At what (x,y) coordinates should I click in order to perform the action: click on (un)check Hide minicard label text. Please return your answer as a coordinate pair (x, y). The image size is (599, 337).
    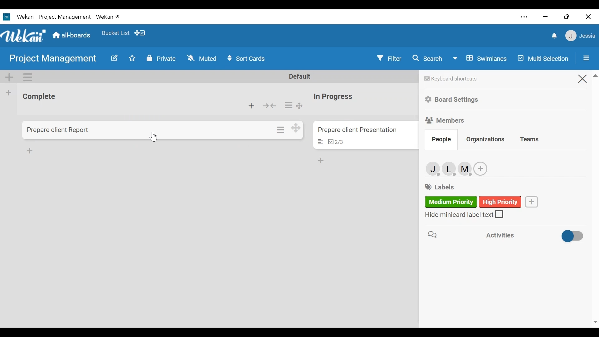
    Looking at the image, I should click on (464, 215).